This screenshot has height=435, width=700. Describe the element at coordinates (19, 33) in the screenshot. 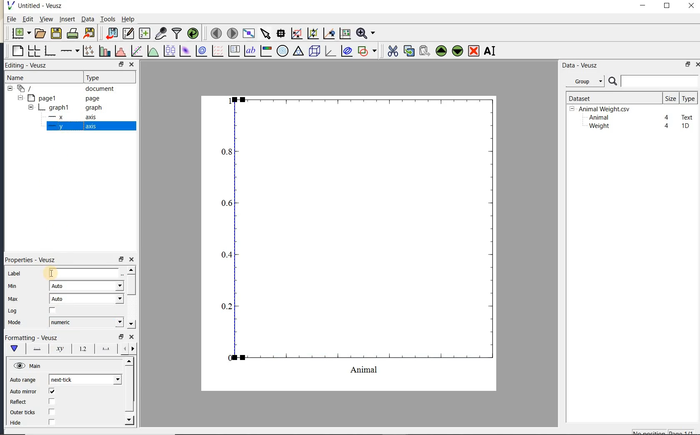

I see `new document` at that location.